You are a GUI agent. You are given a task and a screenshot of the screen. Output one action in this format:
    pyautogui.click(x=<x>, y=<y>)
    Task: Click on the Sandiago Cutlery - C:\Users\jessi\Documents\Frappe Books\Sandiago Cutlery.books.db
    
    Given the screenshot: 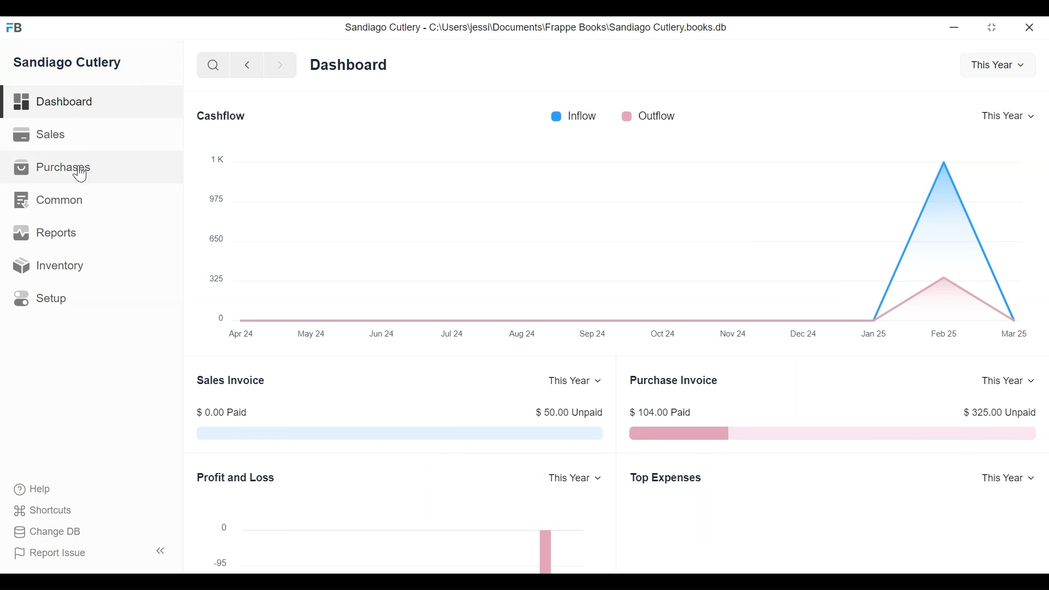 What is the action you would take?
    pyautogui.click(x=546, y=28)
    